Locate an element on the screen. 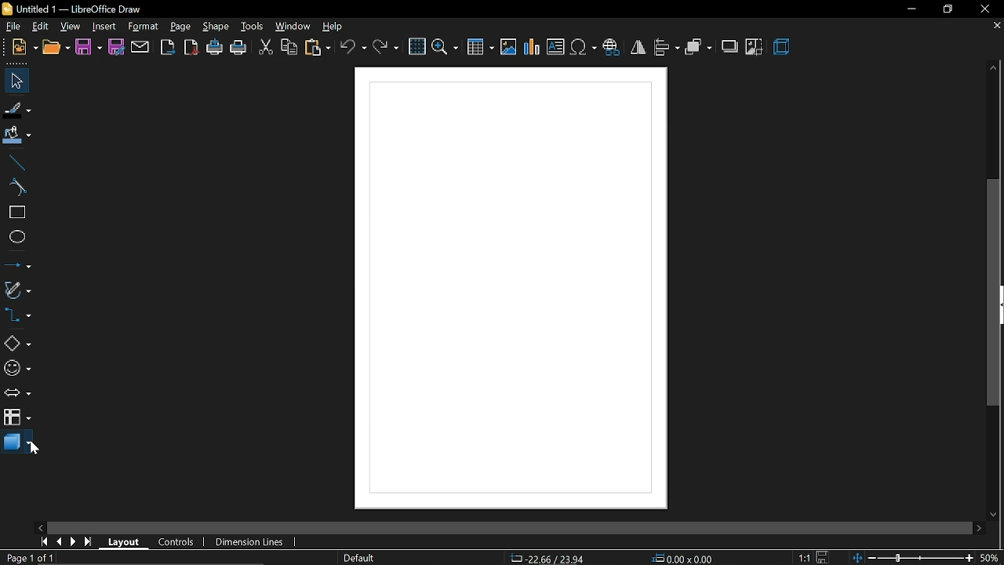  file is located at coordinates (12, 26).